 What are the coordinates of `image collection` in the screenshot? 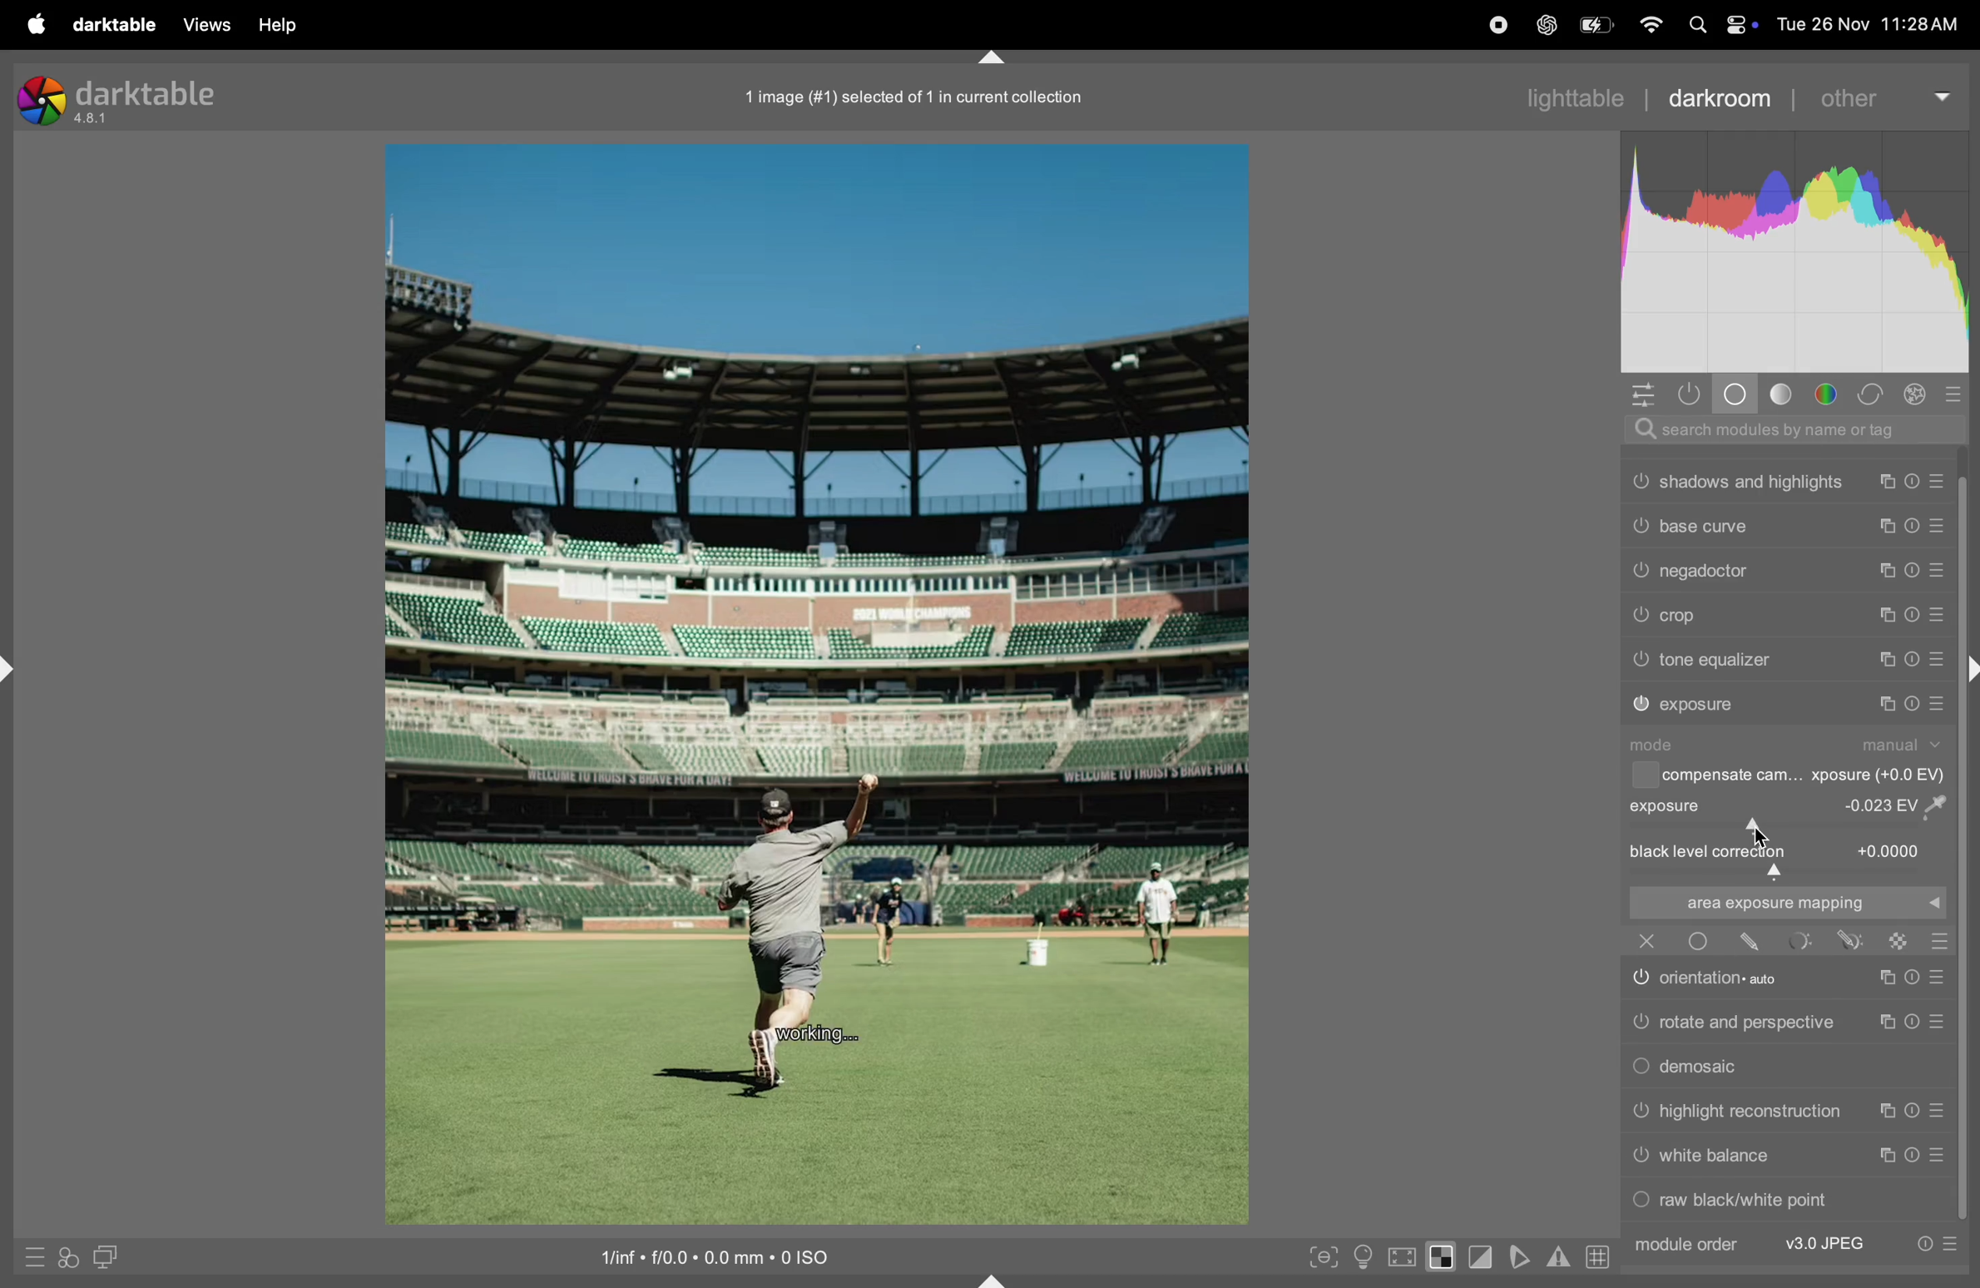 It's located at (908, 93).